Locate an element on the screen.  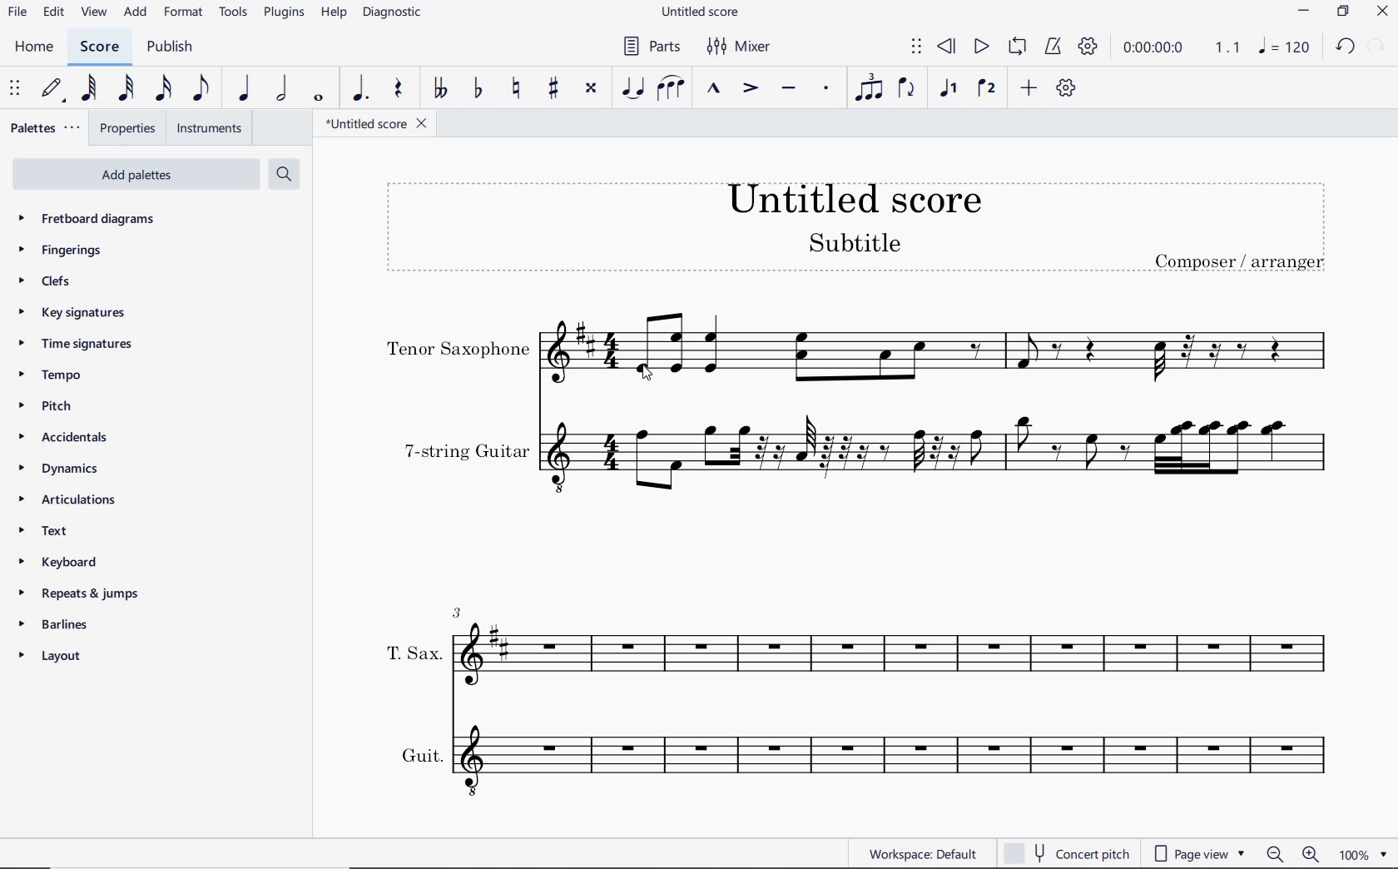
ARTICULATIONS is located at coordinates (67, 499).